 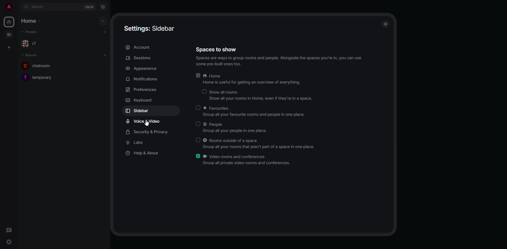 I want to click on click to enable, so click(x=197, y=124).